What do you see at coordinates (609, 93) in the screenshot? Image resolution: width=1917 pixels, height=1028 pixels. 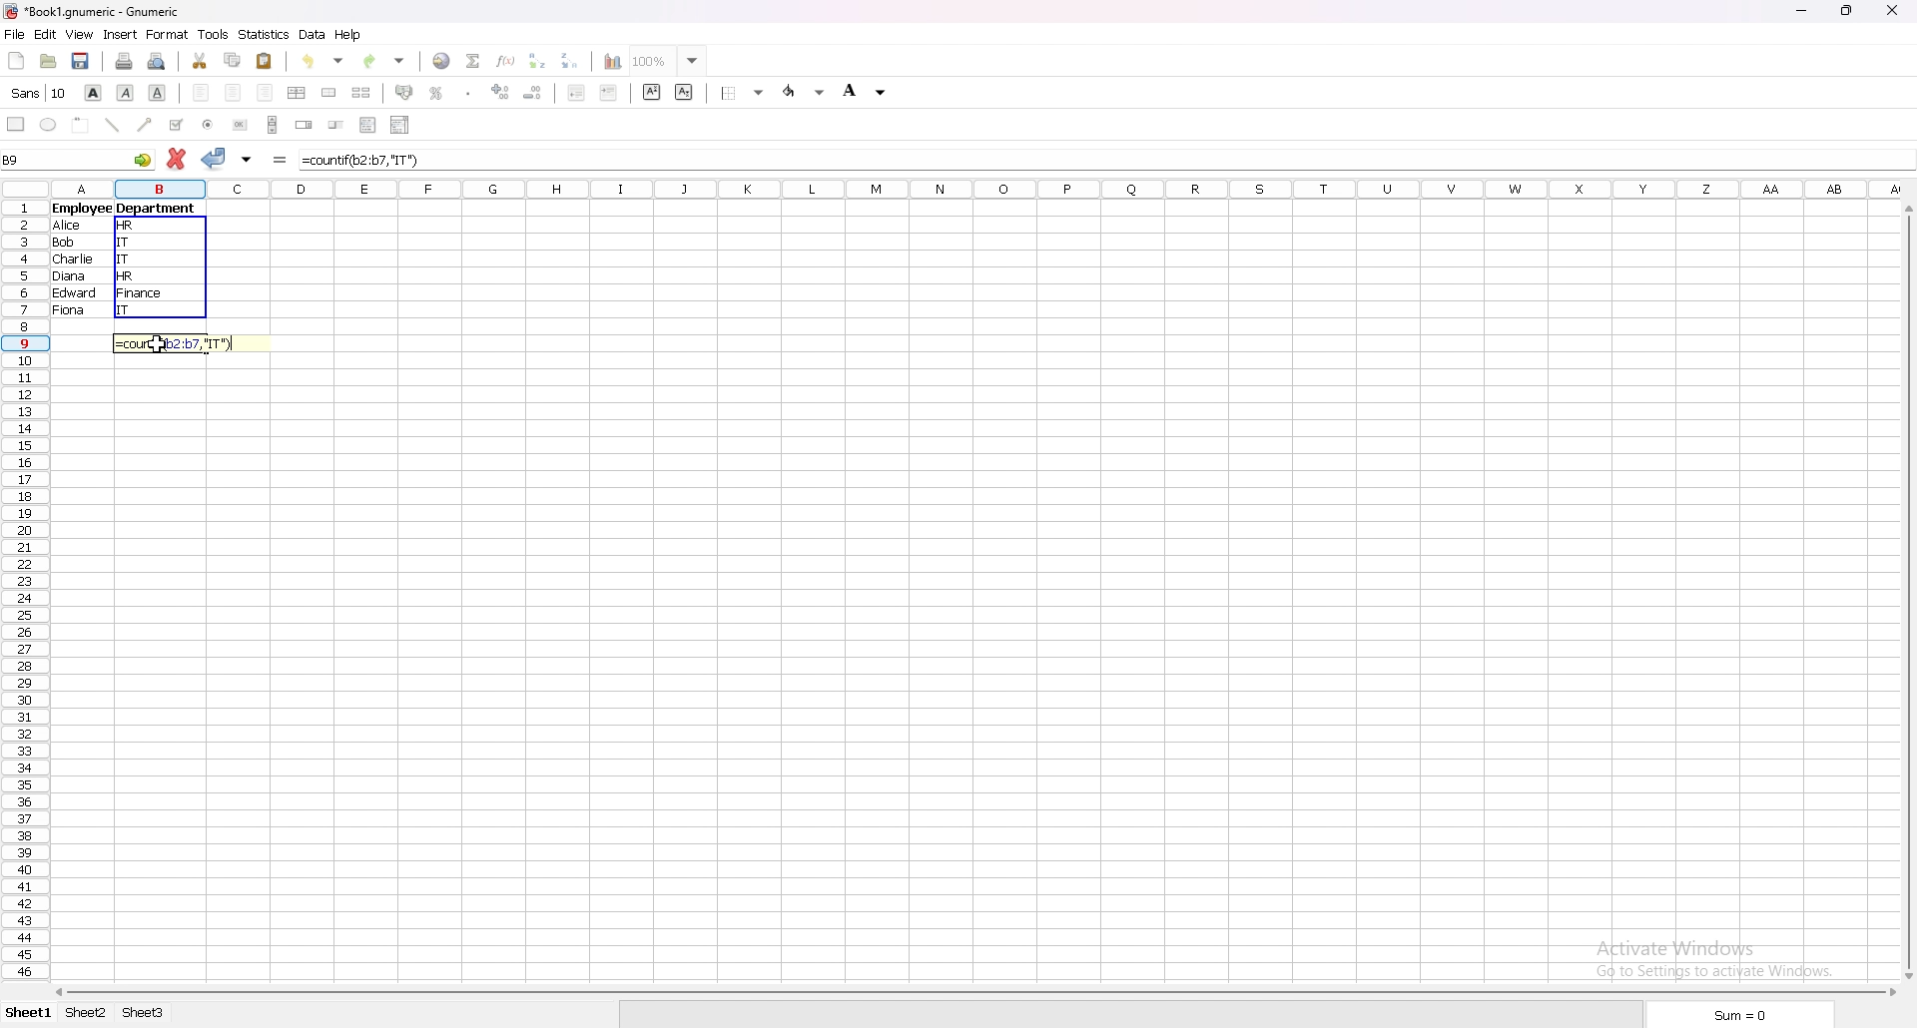 I see `increase indent` at bounding box center [609, 93].